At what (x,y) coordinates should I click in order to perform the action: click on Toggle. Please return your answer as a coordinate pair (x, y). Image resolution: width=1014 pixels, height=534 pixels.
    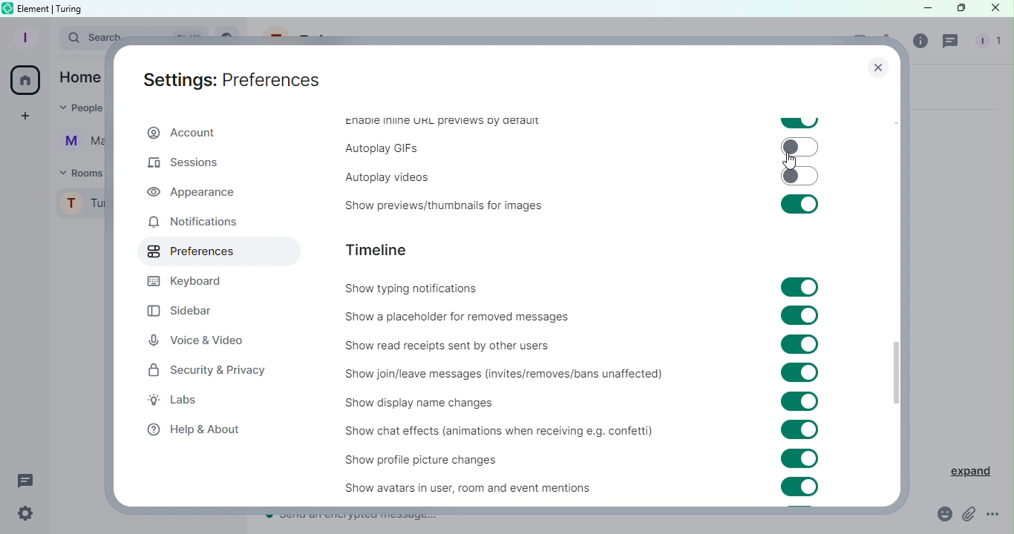
    Looking at the image, I should click on (801, 288).